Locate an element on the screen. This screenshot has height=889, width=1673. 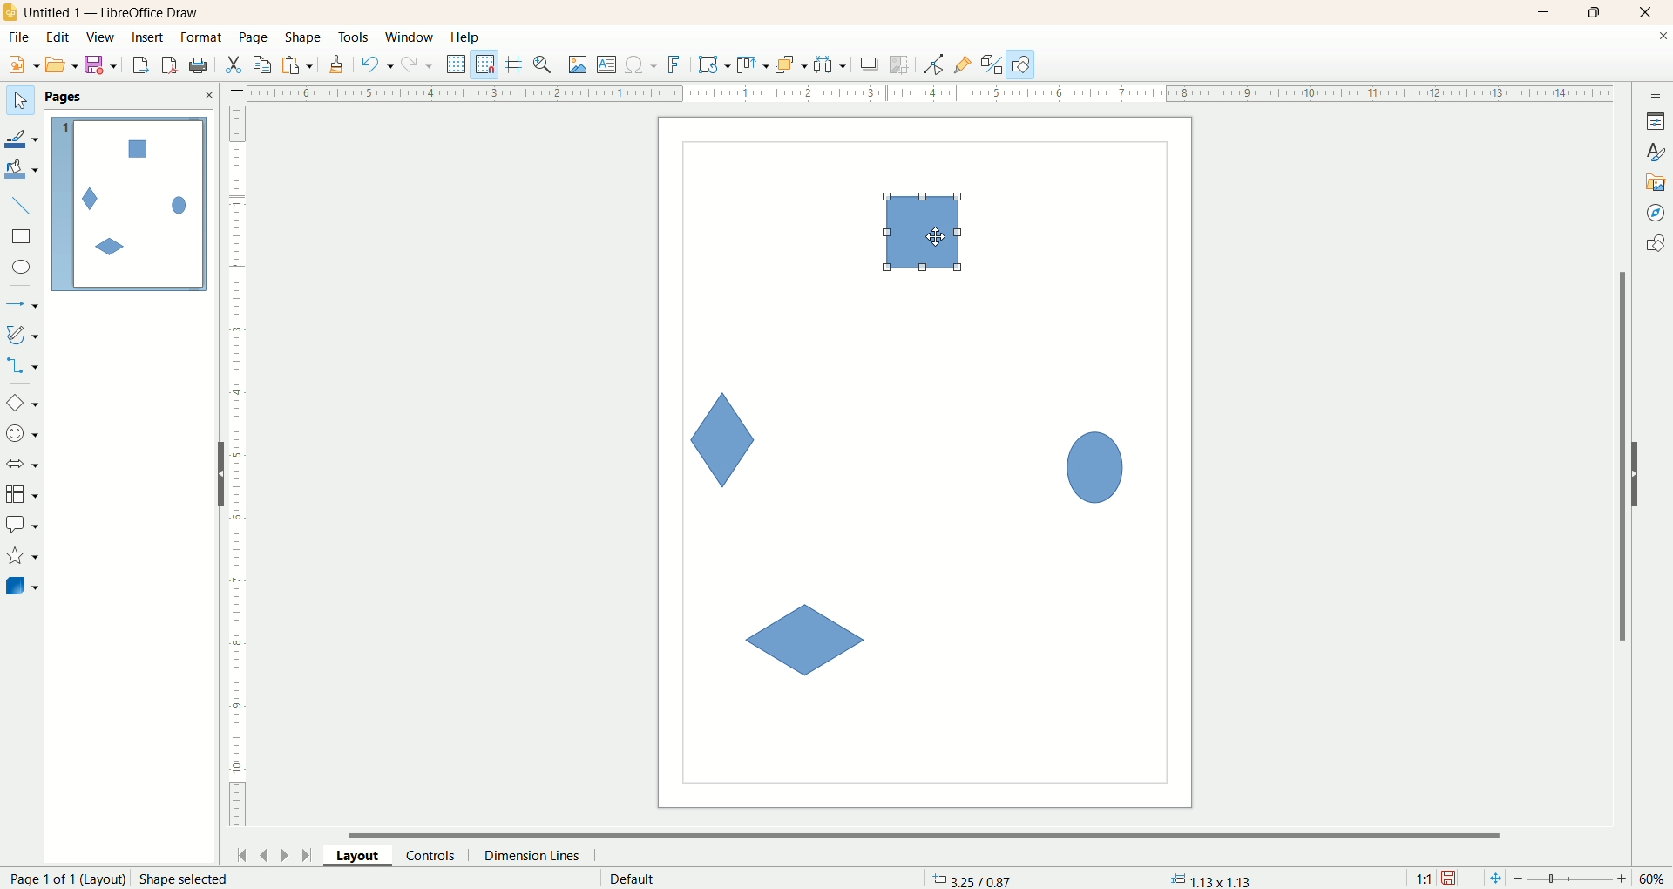
close is located at coordinates (208, 95).